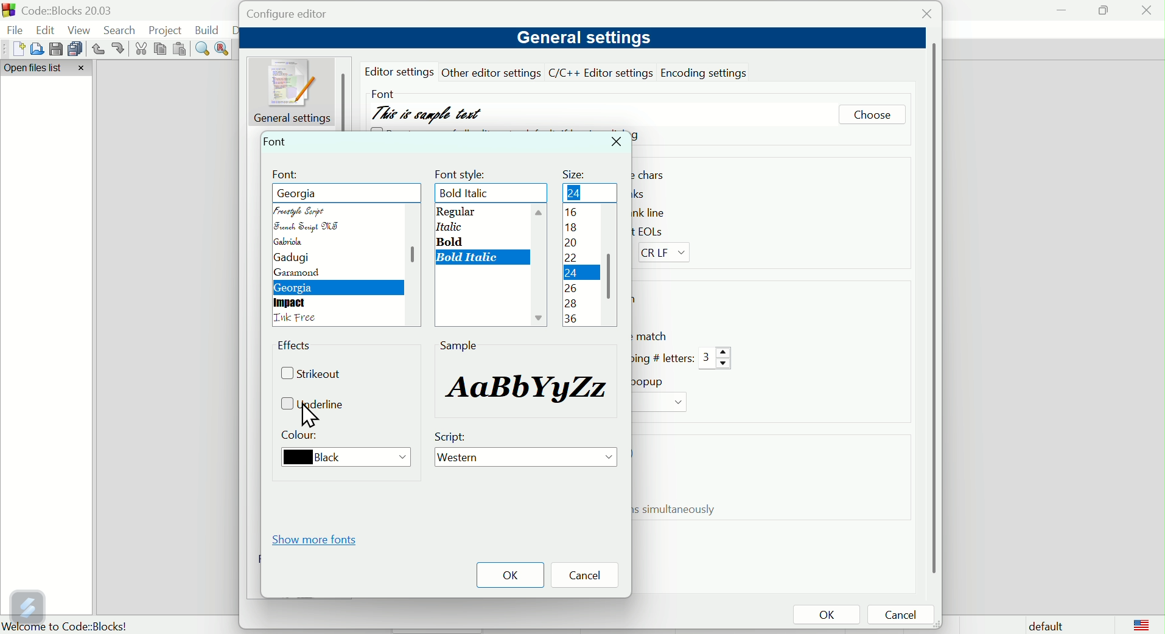 The height and width of the screenshot is (634, 1165). I want to click on Bold oblique, so click(471, 193).